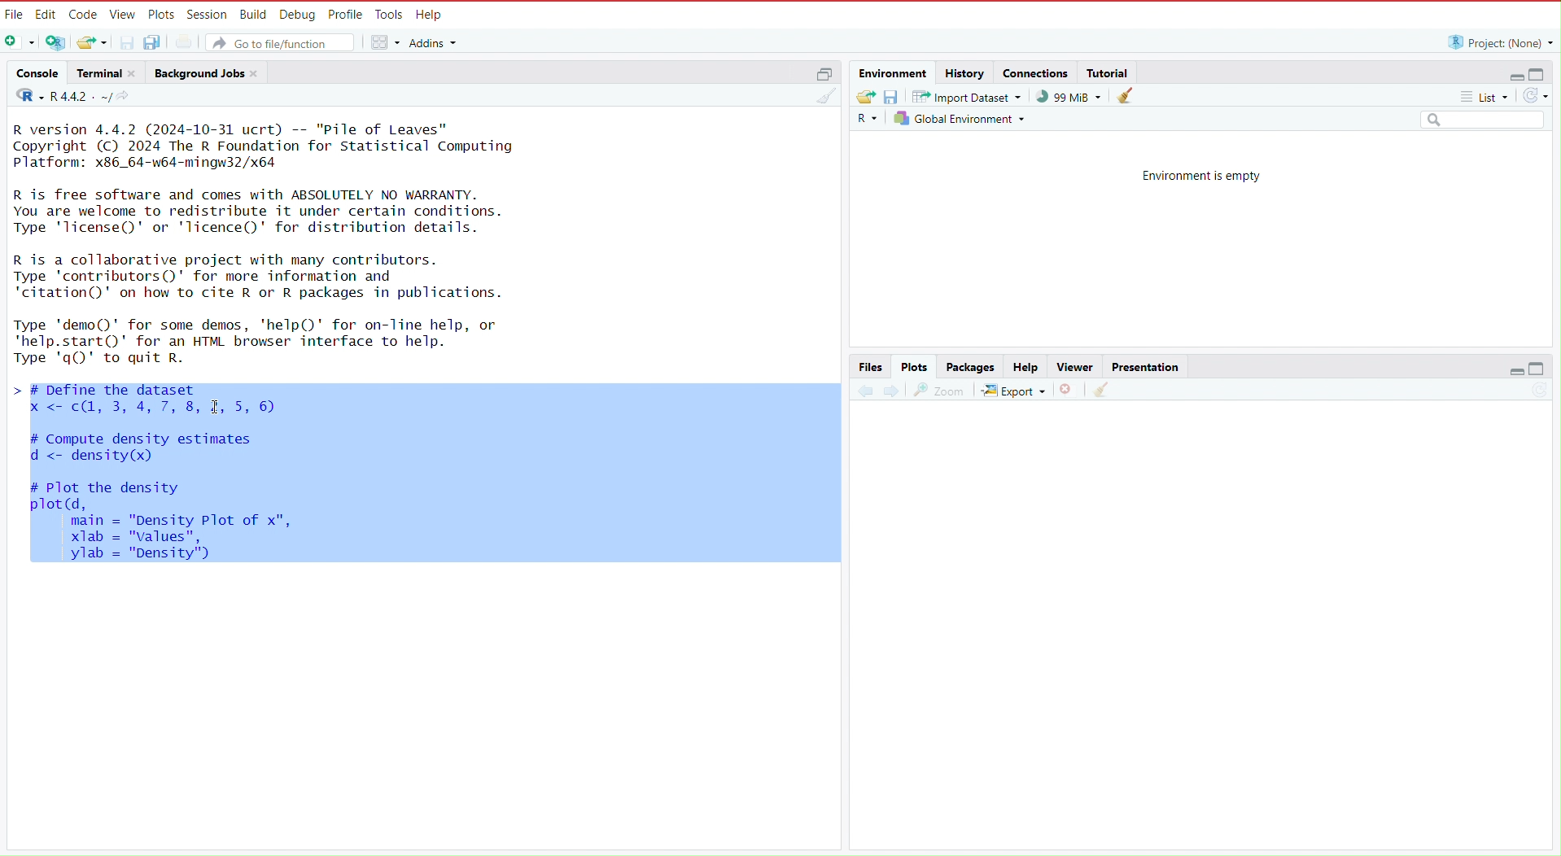 The width and height of the screenshot is (1561, 856). Describe the element at coordinates (47, 13) in the screenshot. I see `edit` at that location.